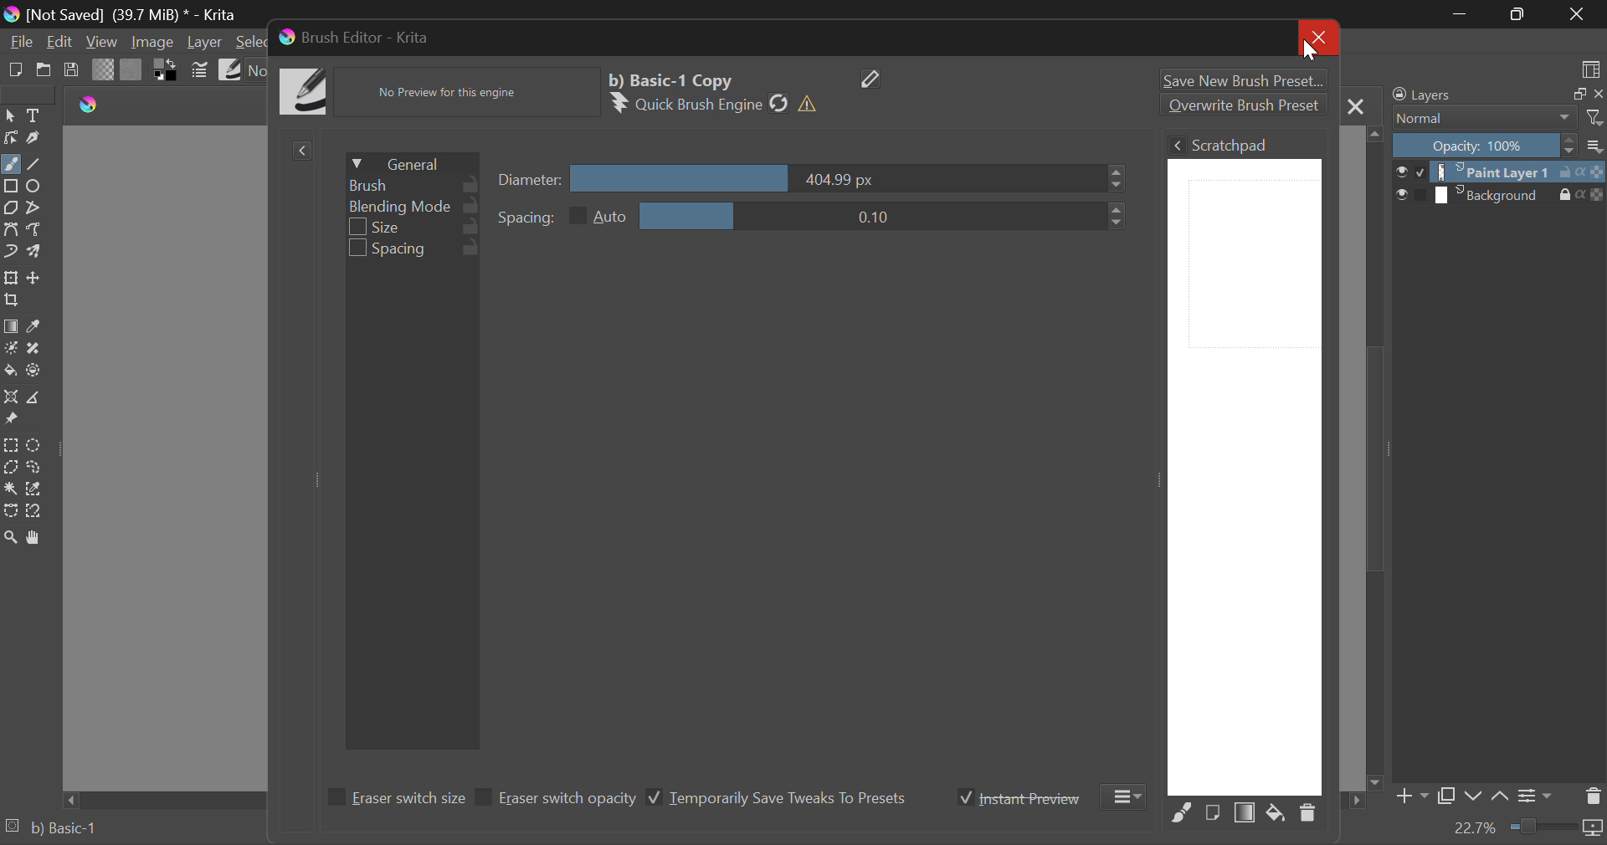 This screenshot has width=1607, height=845. Describe the element at coordinates (32, 137) in the screenshot. I see `Calligraphic Line` at that location.